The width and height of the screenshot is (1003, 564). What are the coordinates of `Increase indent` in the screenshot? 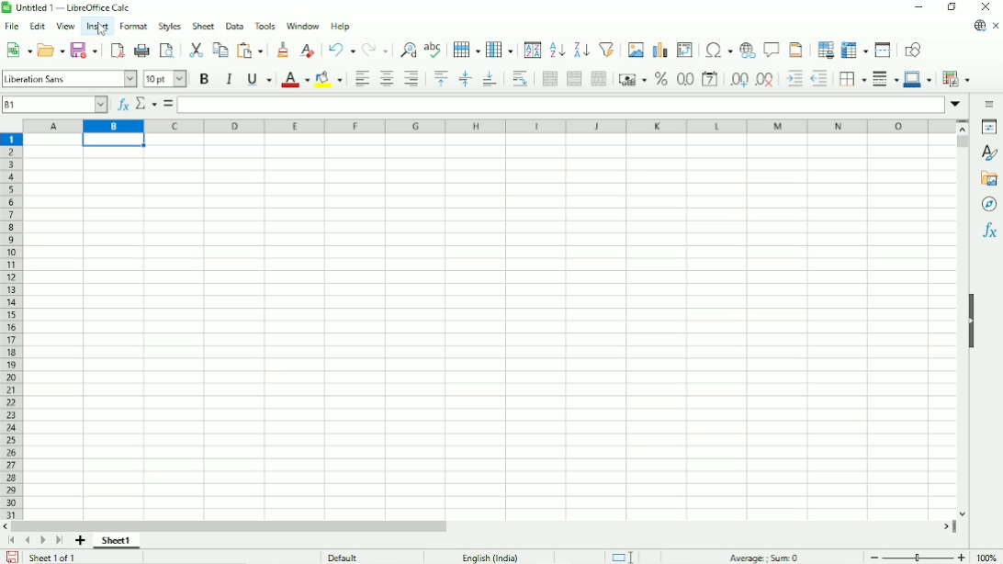 It's located at (793, 78).